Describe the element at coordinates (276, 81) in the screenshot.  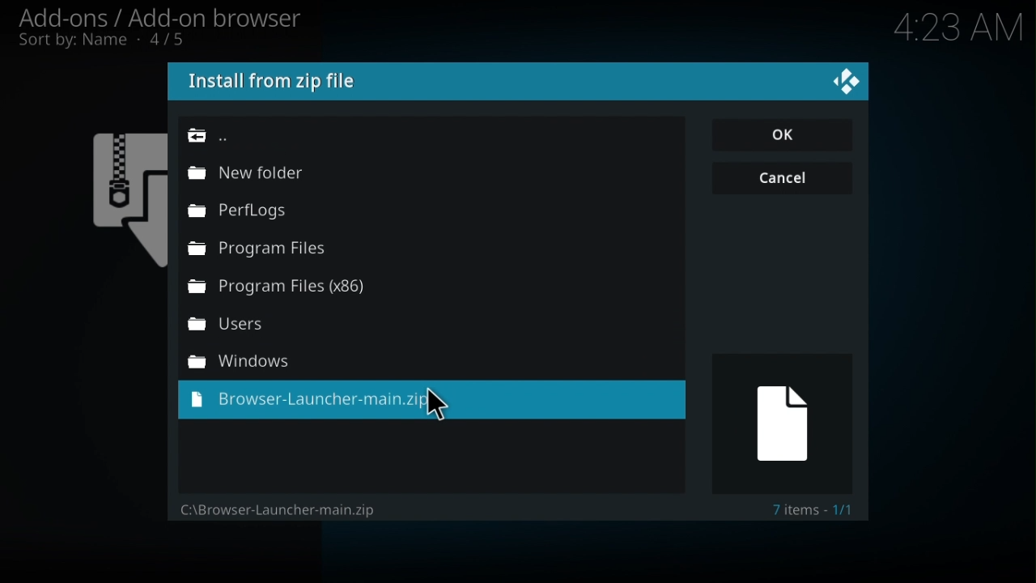
I see `install from zip file` at that location.